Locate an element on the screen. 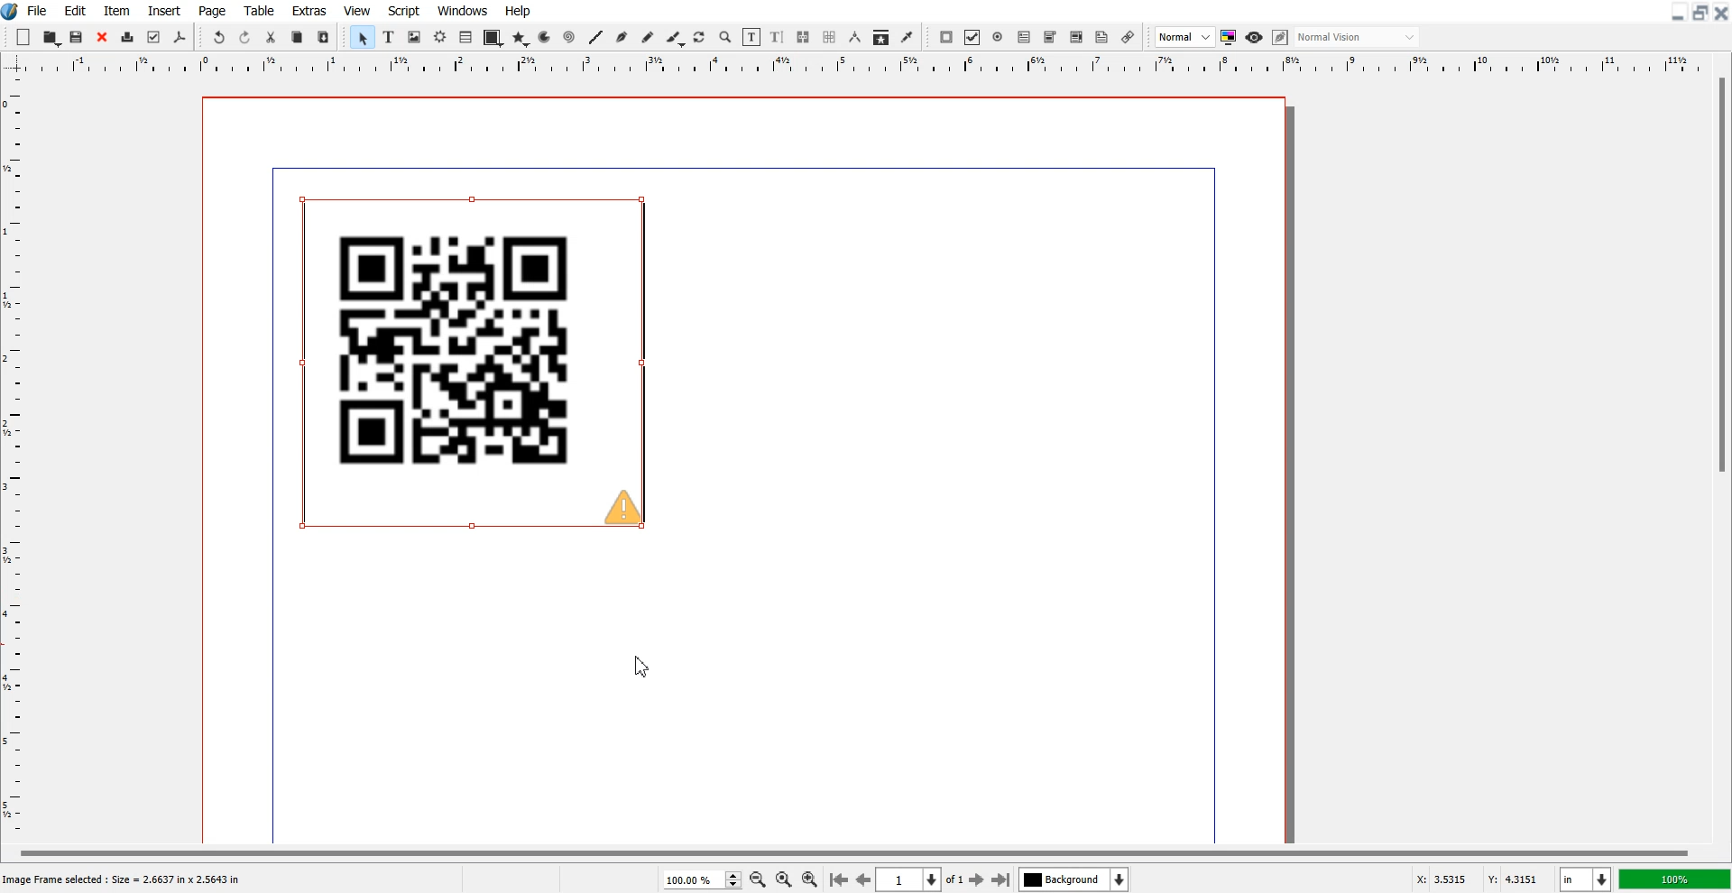 The height and width of the screenshot is (893, 1732). Horizontal Scale is located at coordinates (17, 459).